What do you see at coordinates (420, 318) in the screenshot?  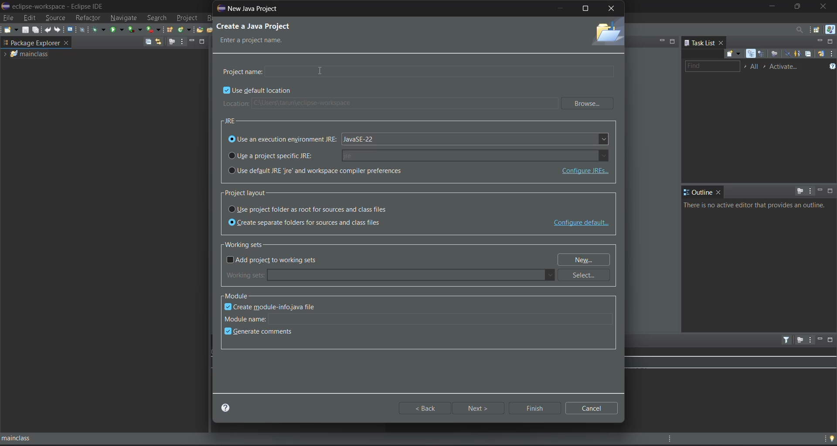 I see `module name` at bounding box center [420, 318].